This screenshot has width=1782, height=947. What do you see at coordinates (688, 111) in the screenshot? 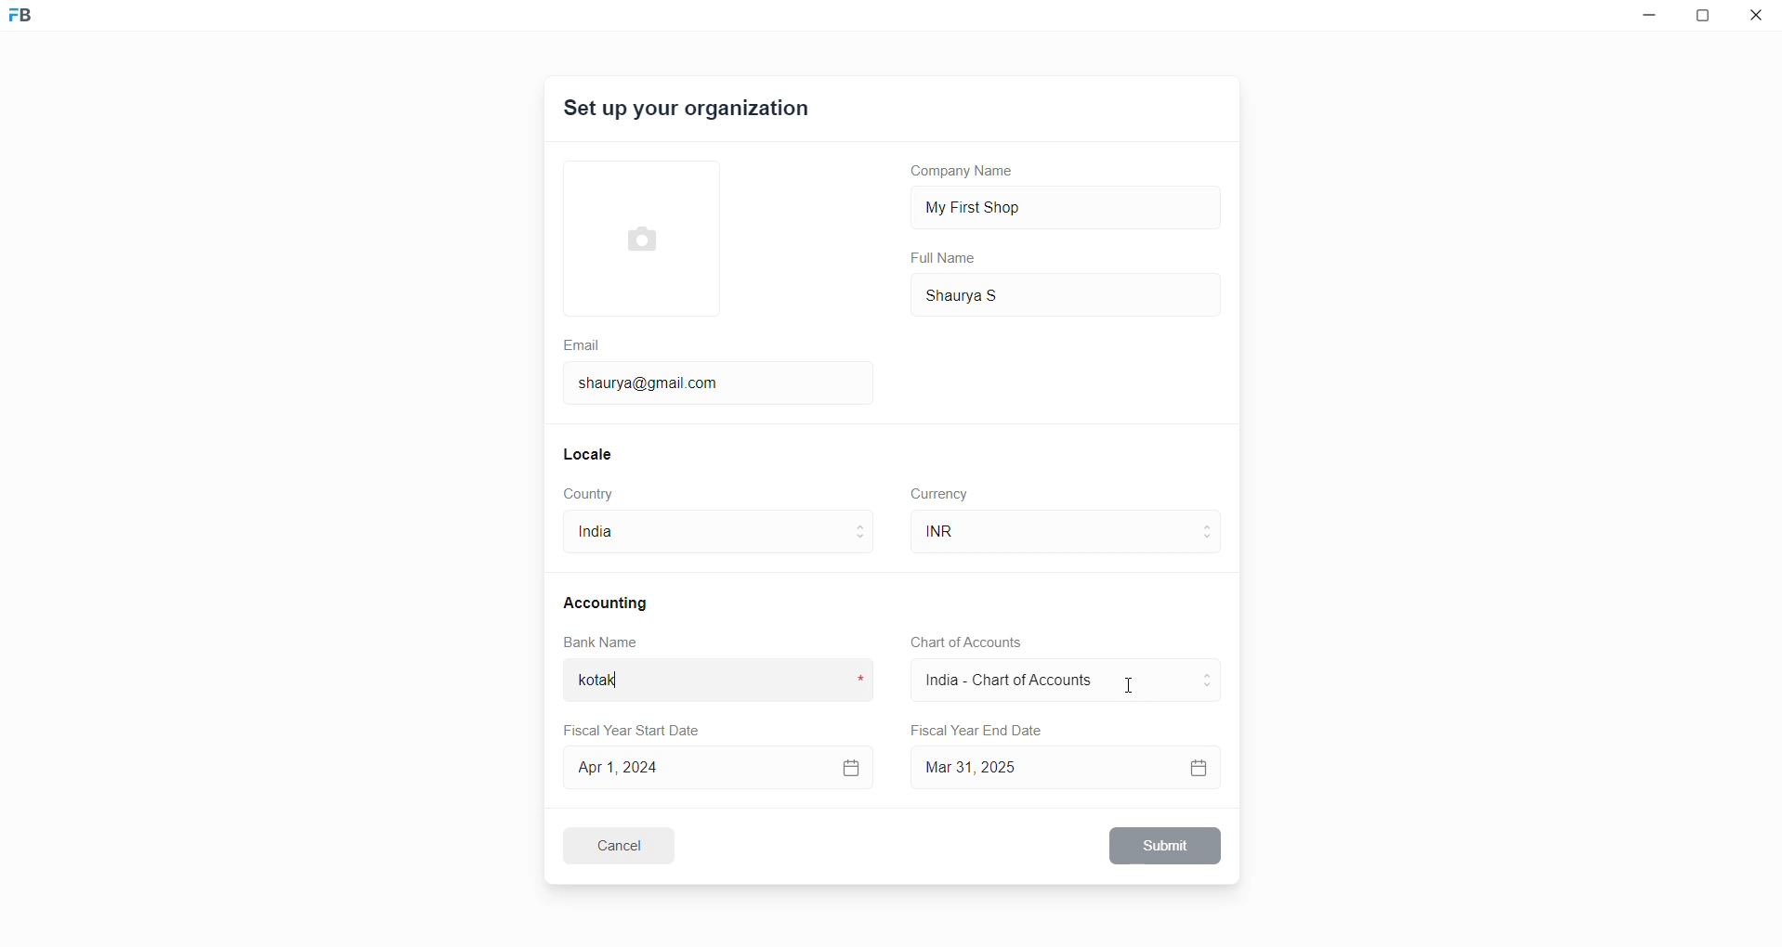
I see `Set up your organization` at bounding box center [688, 111].